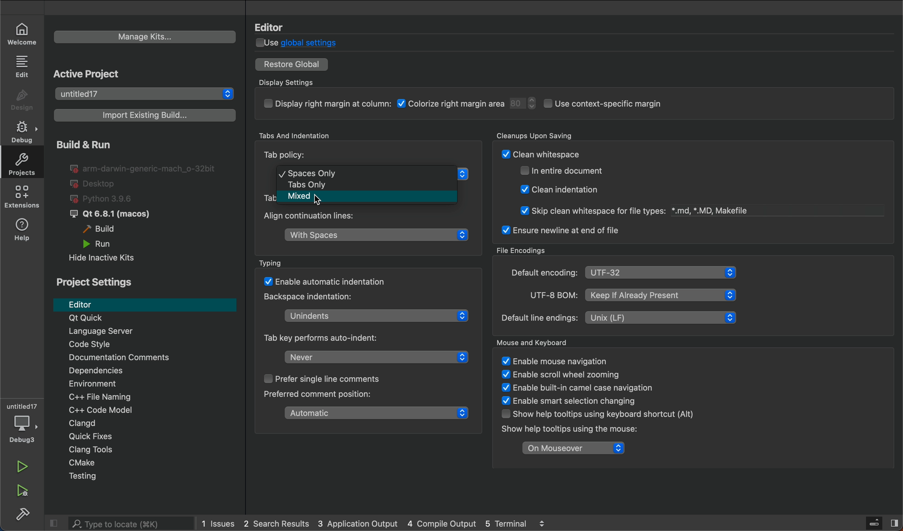 Image resolution: width=903 pixels, height=531 pixels. Describe the element at coordinates (328, 338) in the screenshot. I see `key performs` at that location.